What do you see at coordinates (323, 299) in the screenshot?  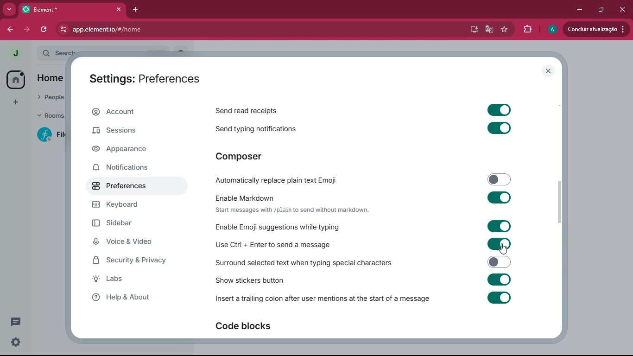 I see `insert trailing colon` at bounding box center [323, 299].